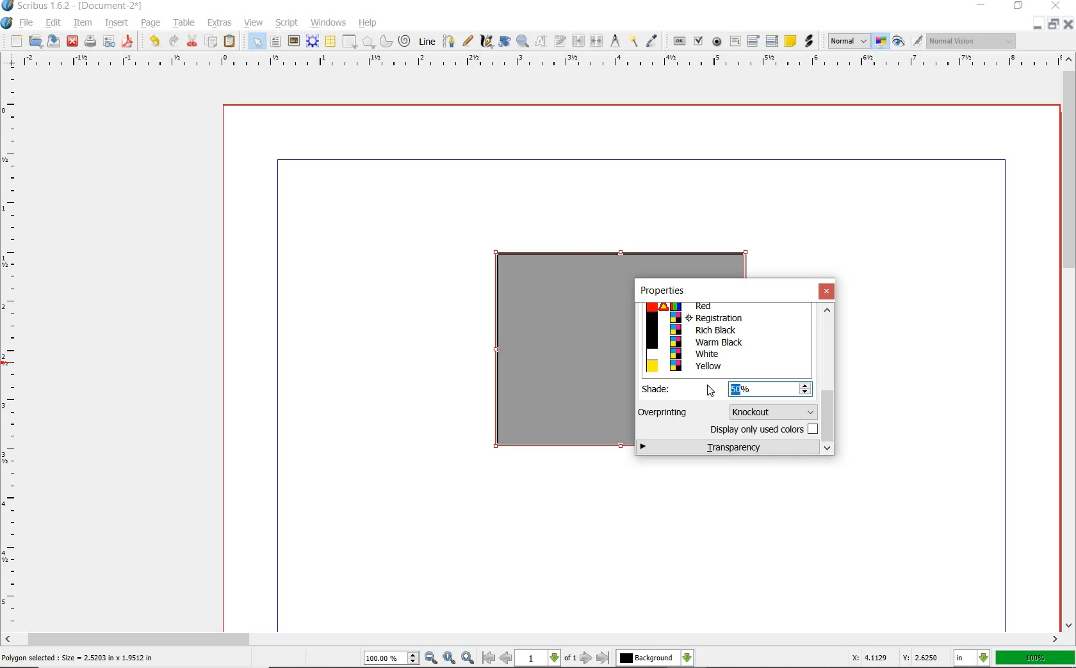 The image size is (1076, 668). Describe the element at coordinates (749, 388) in the screenshot. I see `50%` at that location.